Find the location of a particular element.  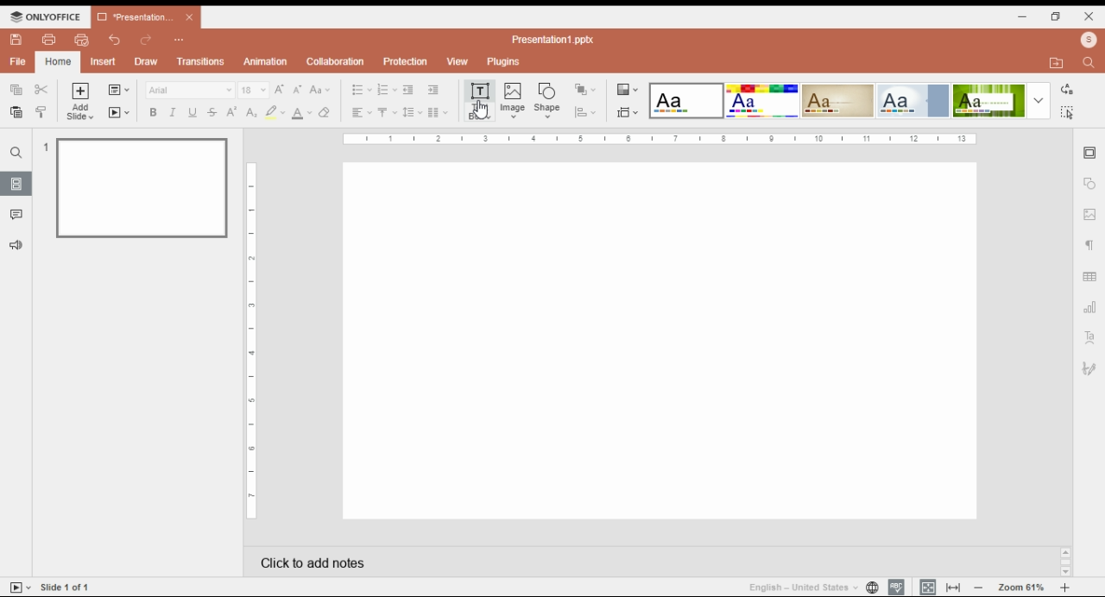

font size is located at coordinates (253, 90).